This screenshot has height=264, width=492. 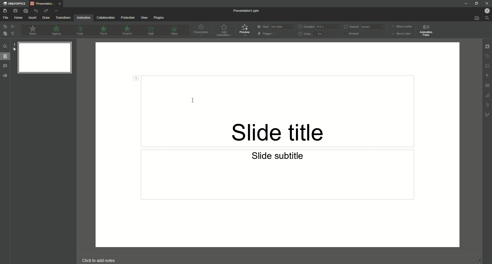 What do you see at coordinates (33, 18) in the screenshot?
I see `Insert` at bounding box center [33, 18].